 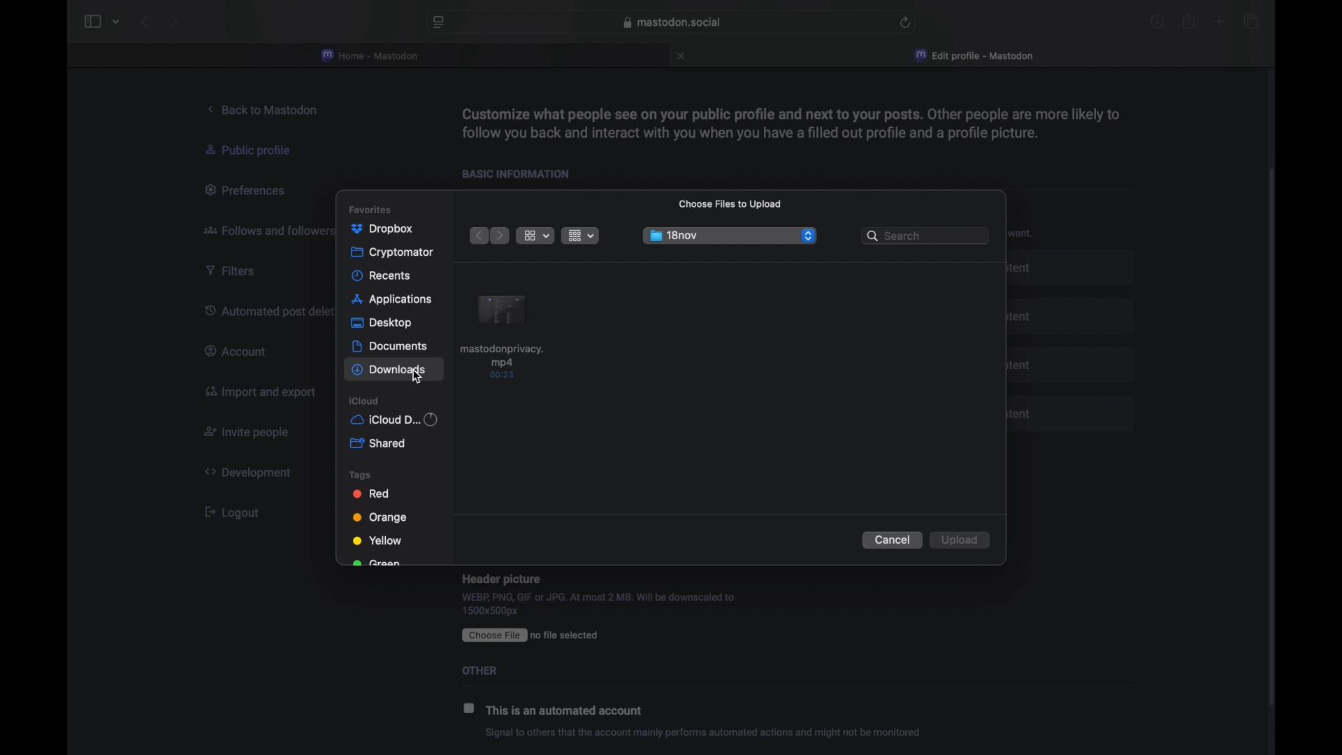 I want to click on basic information, so click(x=521, y=174).